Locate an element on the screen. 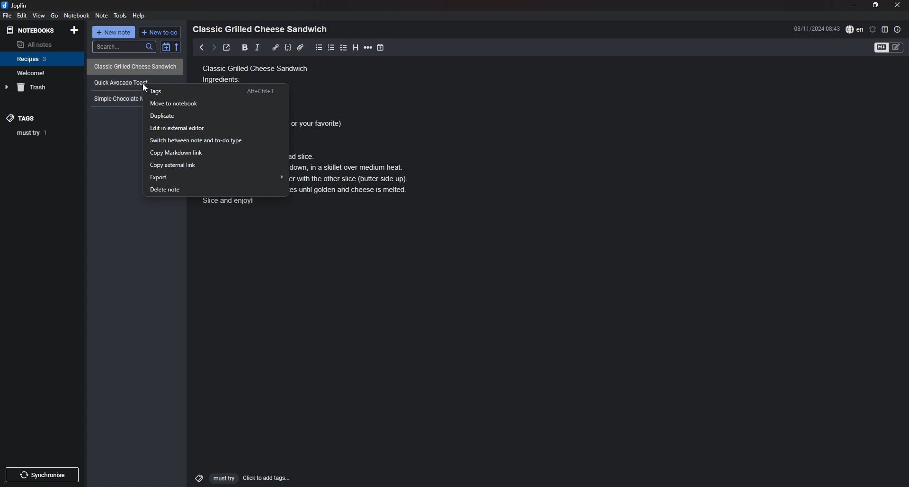  new note is located at coordinates (115, 33).